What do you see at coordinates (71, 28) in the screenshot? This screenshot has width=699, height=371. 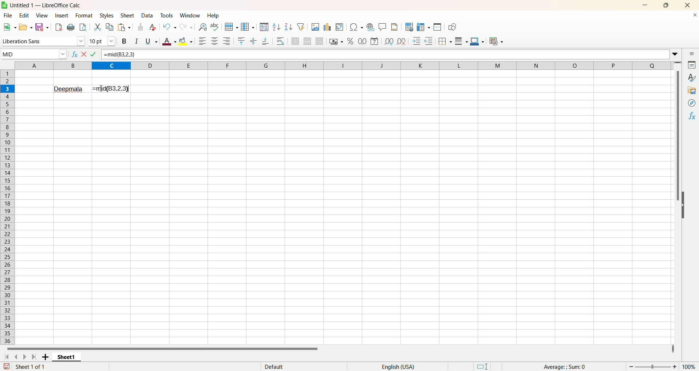 I see `Print` at bounding box center [71, 28].